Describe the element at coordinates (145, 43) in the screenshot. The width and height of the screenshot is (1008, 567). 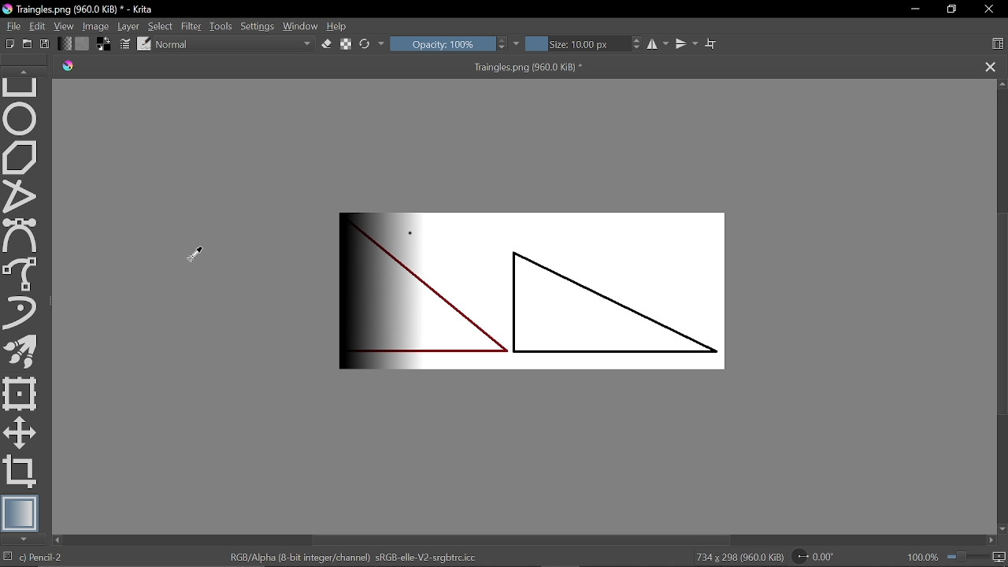
I see `edit brush preset` at that location.